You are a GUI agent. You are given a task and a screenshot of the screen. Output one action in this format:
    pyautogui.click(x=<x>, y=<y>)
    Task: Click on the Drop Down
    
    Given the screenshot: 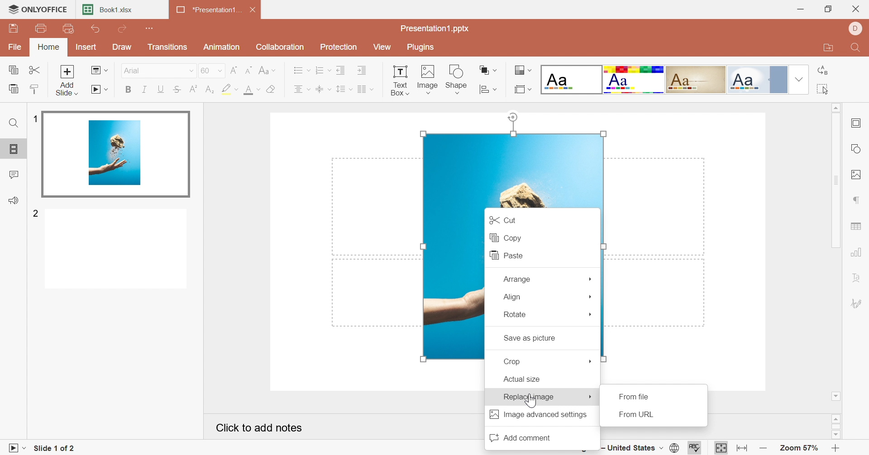 What is the action you would take?
    pyautogui.click(x=797, y=79)
    